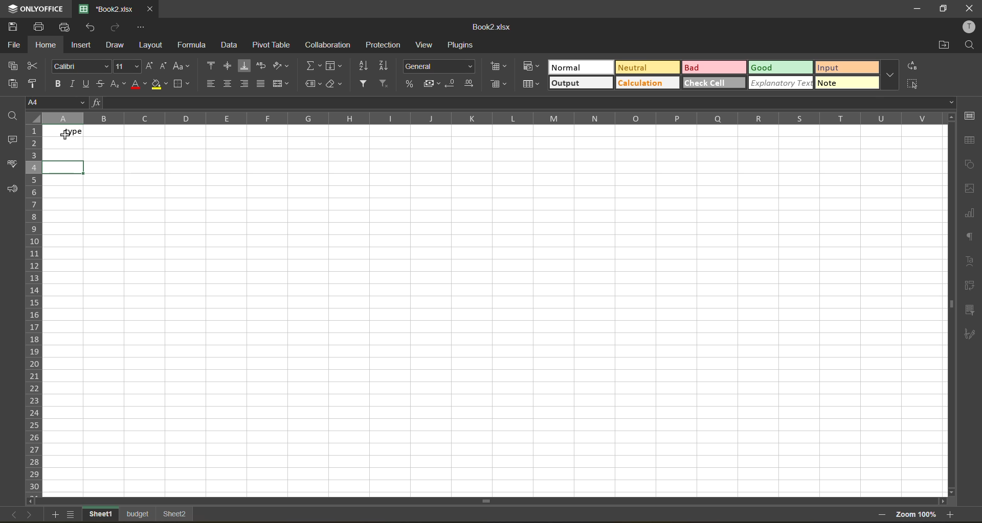 Image resolution: width=982 pixels, height=523 pixels. What do you see at coordinates (970, 309) in the screenshot?
I see `slicer` at bounding box center [970, 309].